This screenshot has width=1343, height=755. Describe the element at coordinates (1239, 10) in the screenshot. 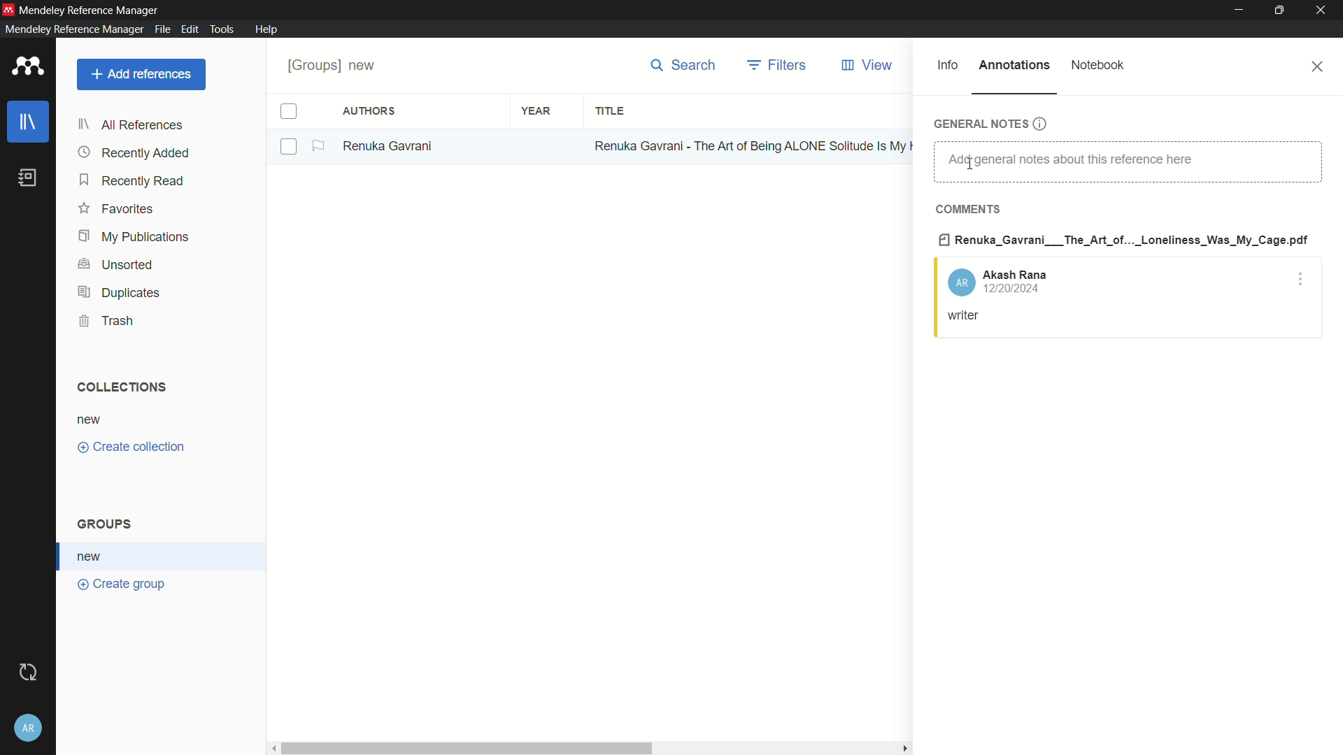

I see `minimize` at that location.